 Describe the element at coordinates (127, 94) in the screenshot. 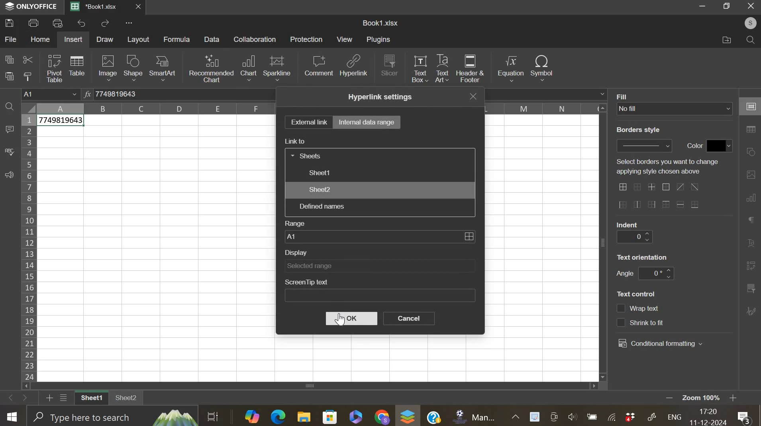

I see `formula bar` at that location.